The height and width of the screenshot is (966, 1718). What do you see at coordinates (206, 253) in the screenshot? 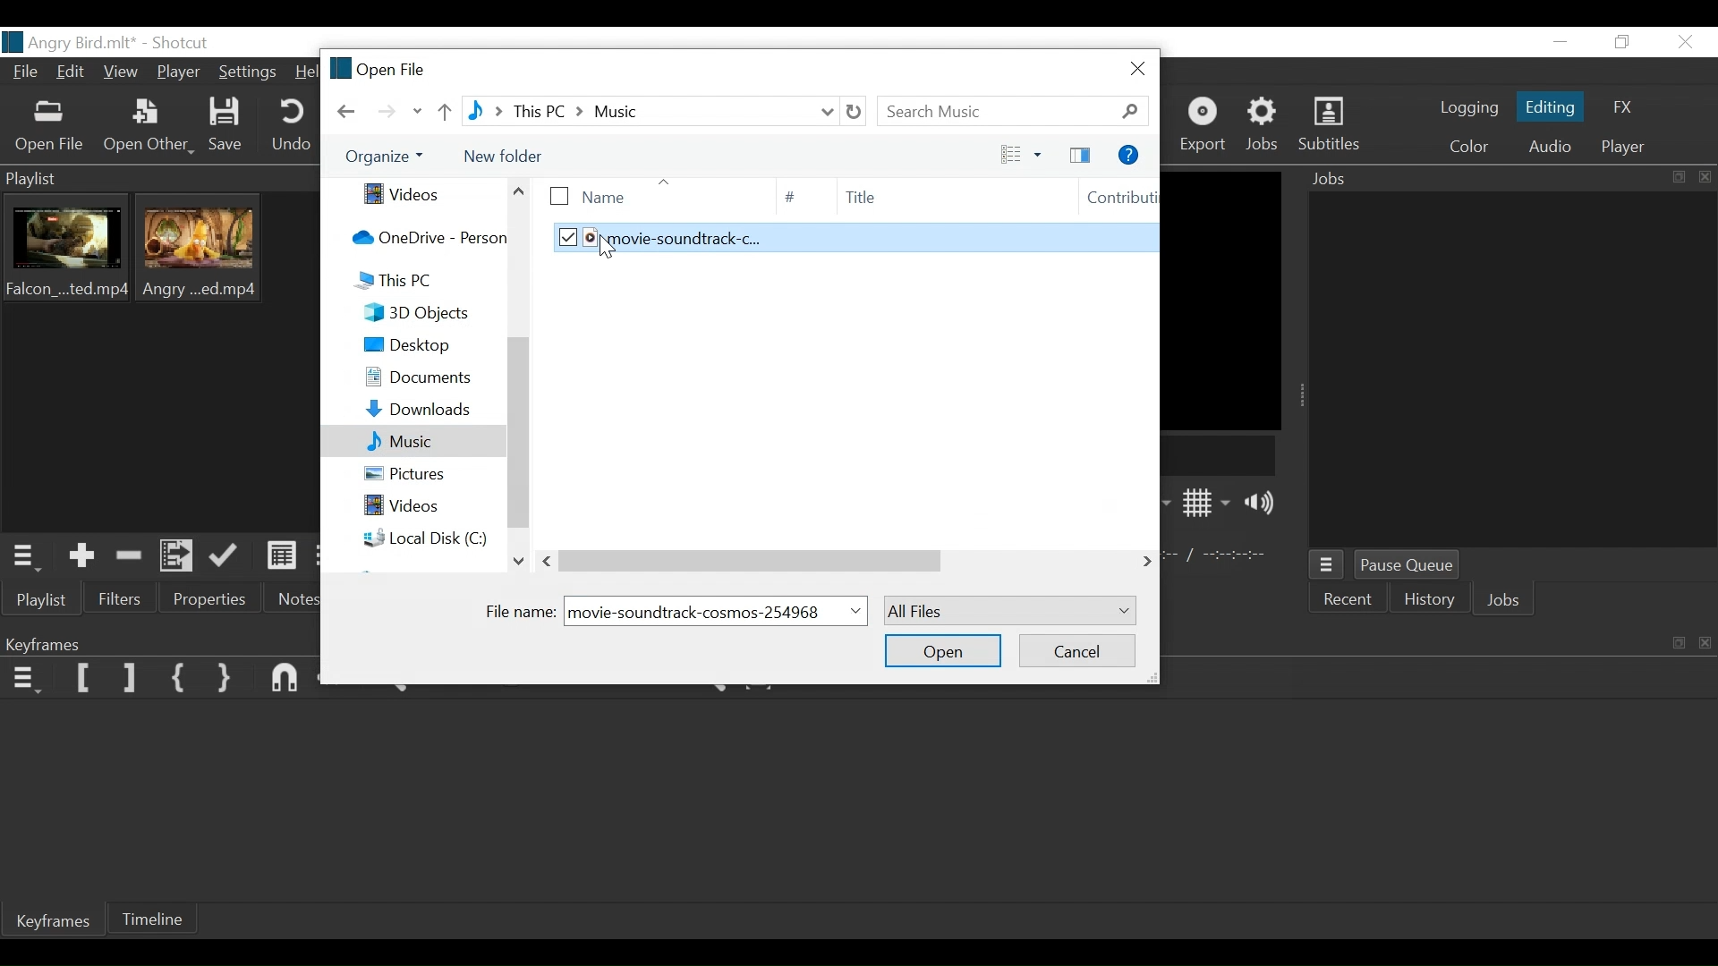
I see `Clip` at bounding box center [206, 253].